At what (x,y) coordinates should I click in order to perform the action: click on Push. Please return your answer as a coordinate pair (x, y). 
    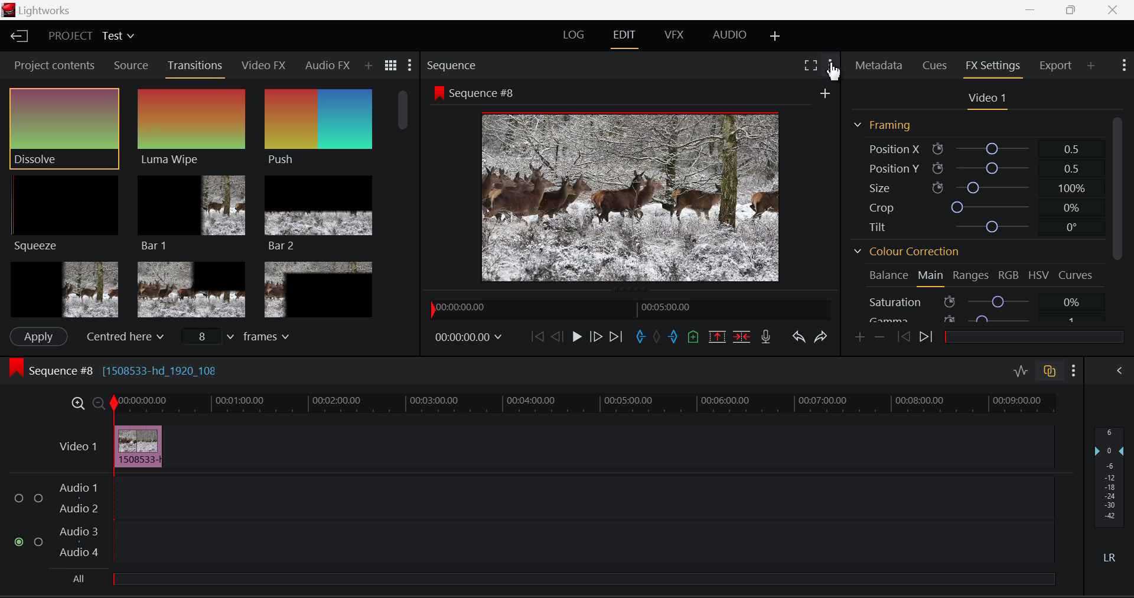
    Looking at the image, I should click on (317, 128).